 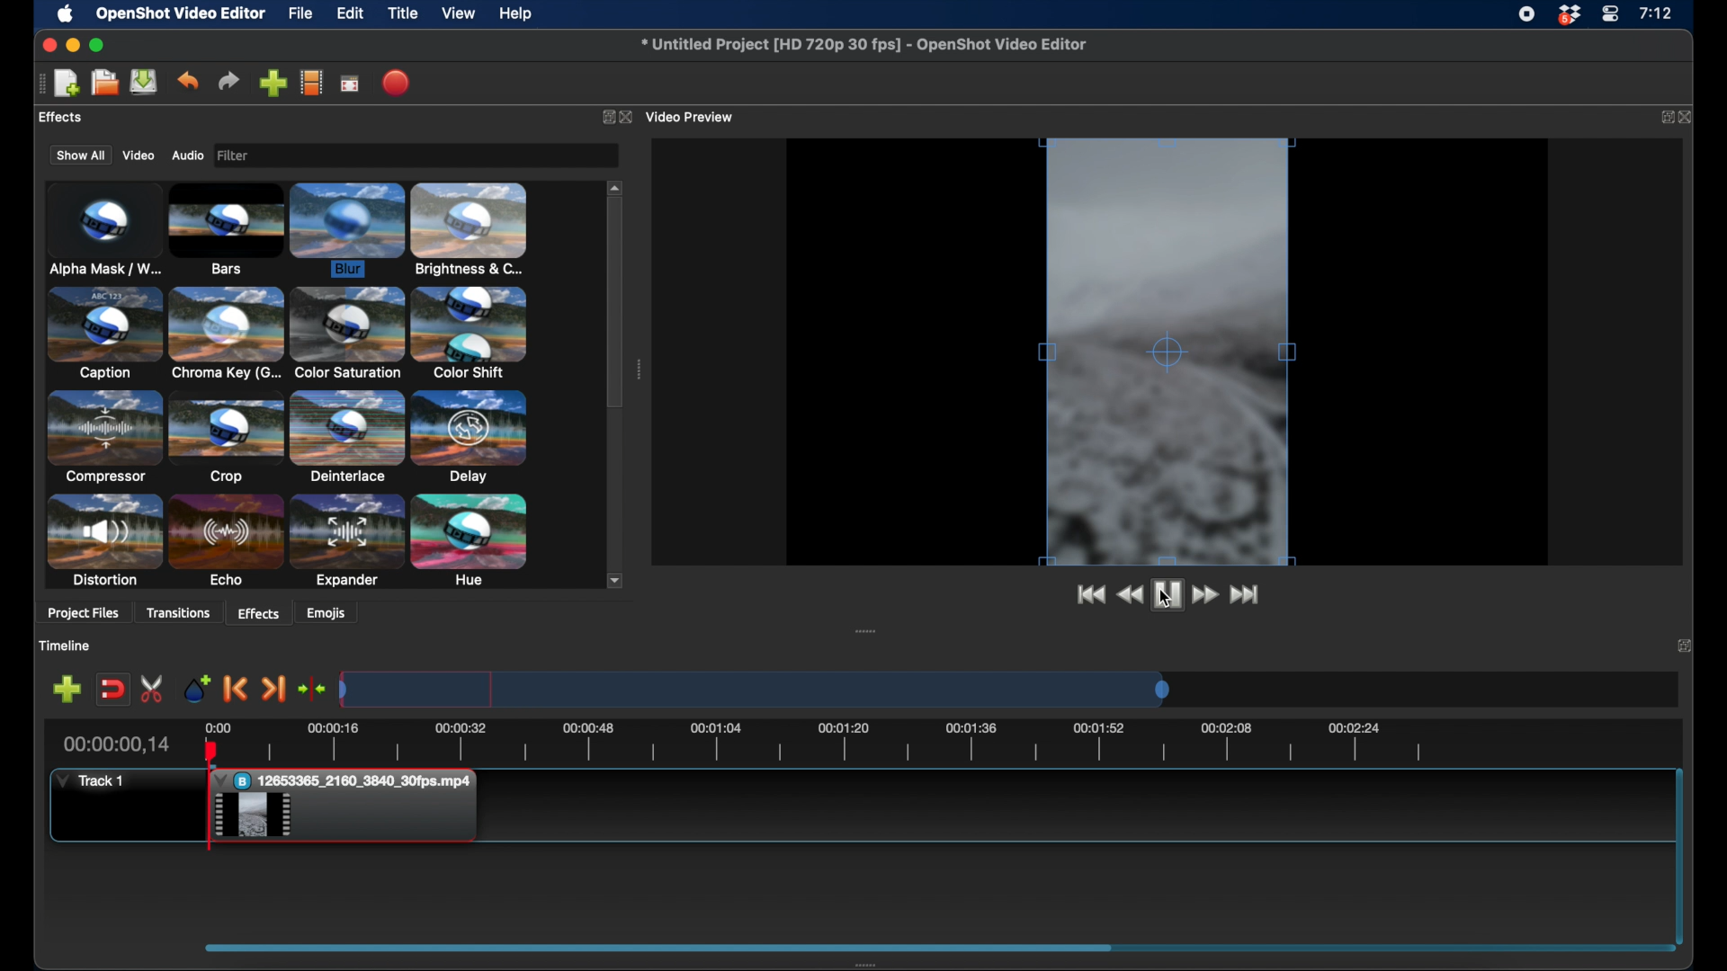 What do you see at coordinates (85, 615) in the screenshot?
I see `project files` at bounding box center [85, 615].